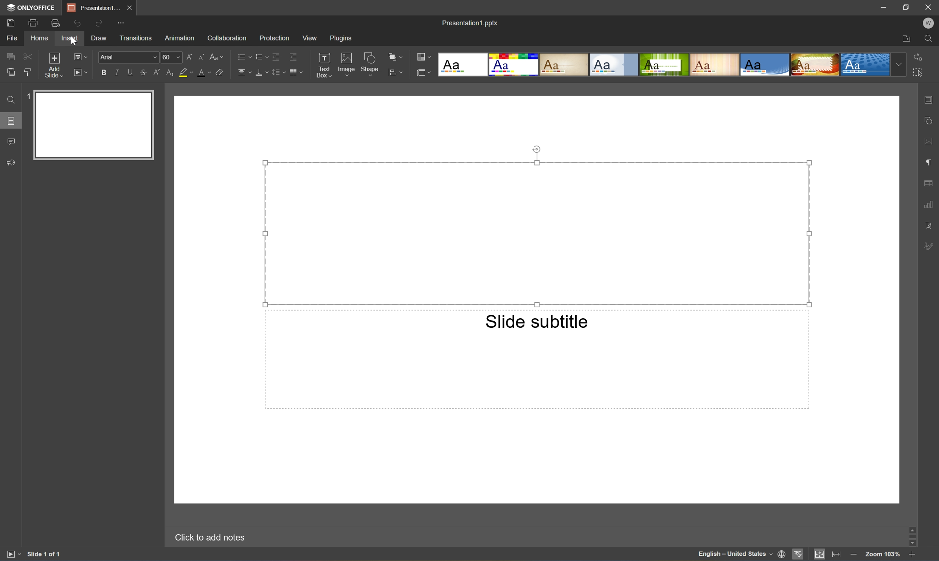 This screenshot has height=561, width=939. Describe the element at coordinates (275, 58) in the screenshot. I see `Decrease indent` at that location.